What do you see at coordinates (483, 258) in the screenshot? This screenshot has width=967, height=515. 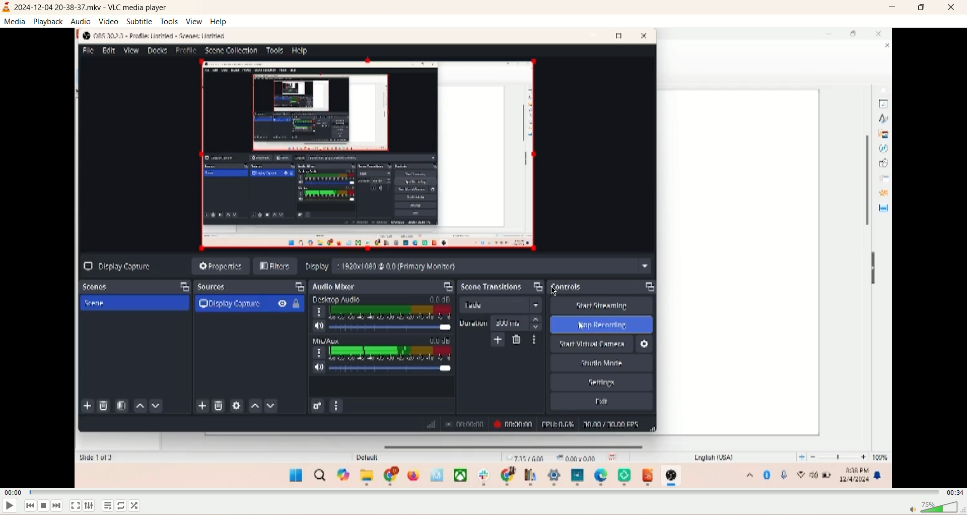 I see `main screen` at bounding box center [483, 258].